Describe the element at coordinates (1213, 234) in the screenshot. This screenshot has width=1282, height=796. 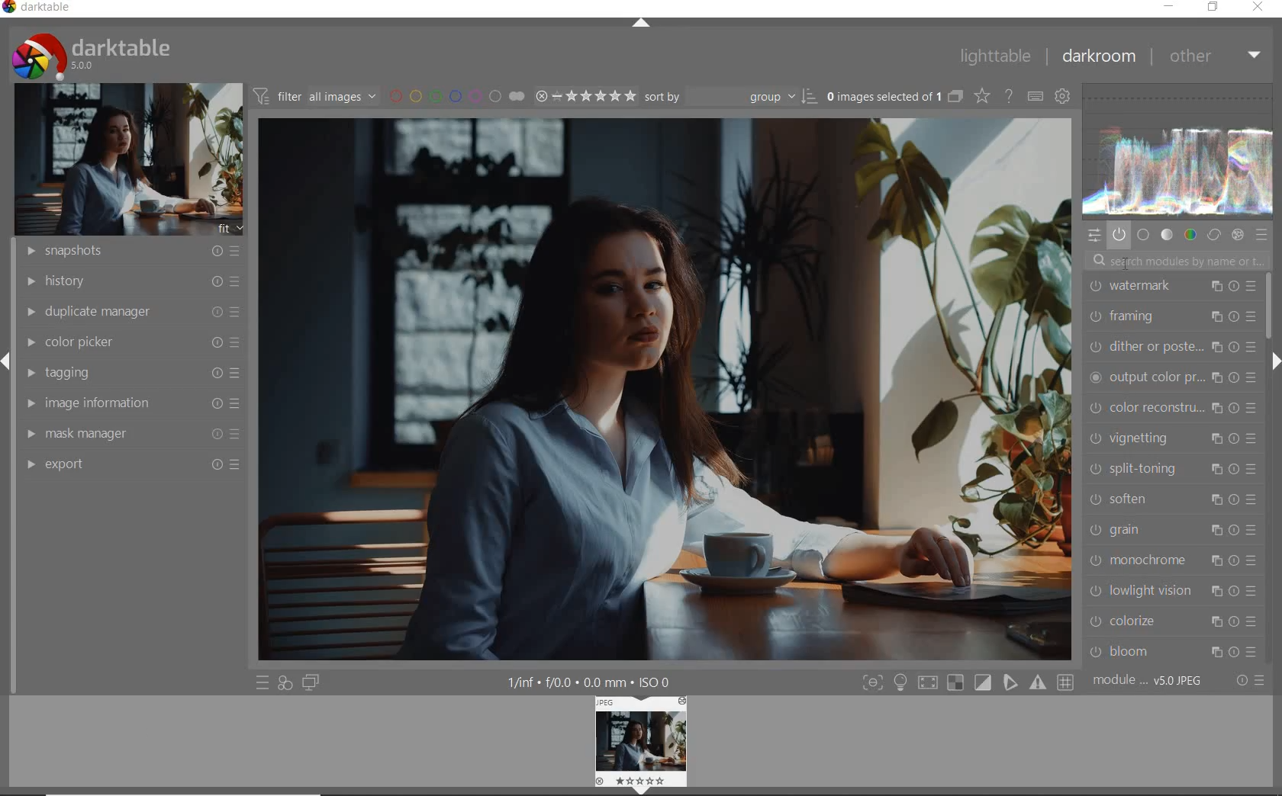
I see `correct` at that location.